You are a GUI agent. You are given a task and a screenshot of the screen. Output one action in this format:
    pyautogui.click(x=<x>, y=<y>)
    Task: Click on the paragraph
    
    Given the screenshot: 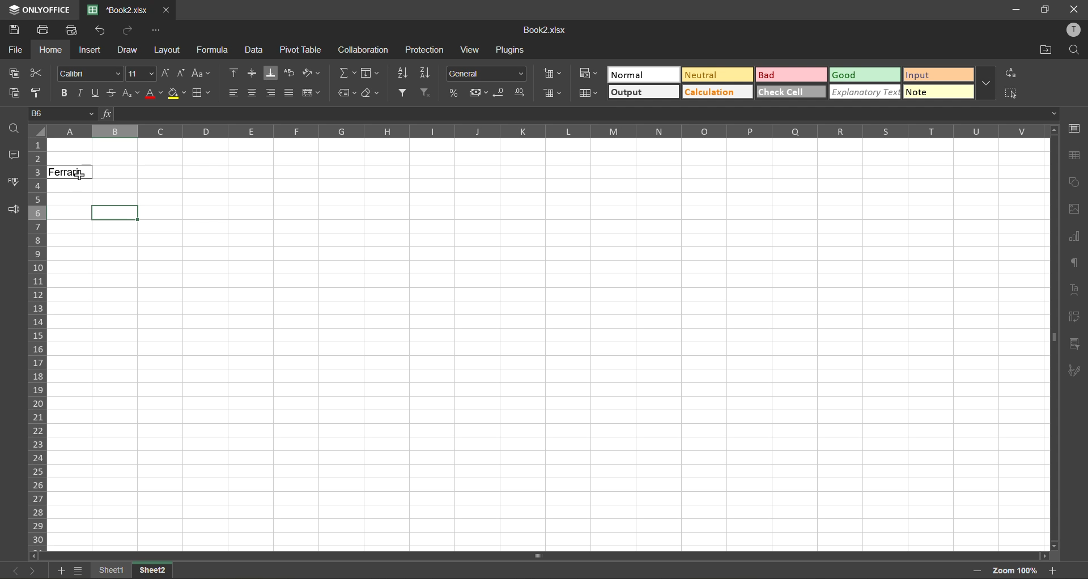 What is the action you would take?
    pyautogui.click(x=1075, y=264)
    